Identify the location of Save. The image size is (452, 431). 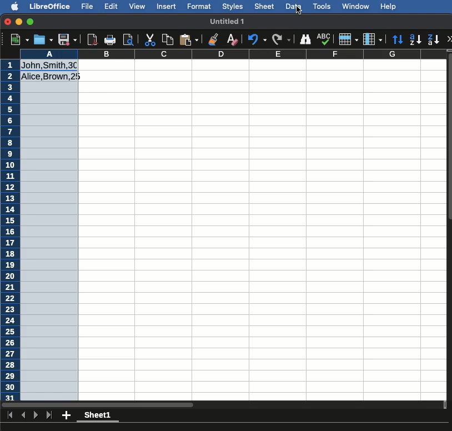
(68, 38).